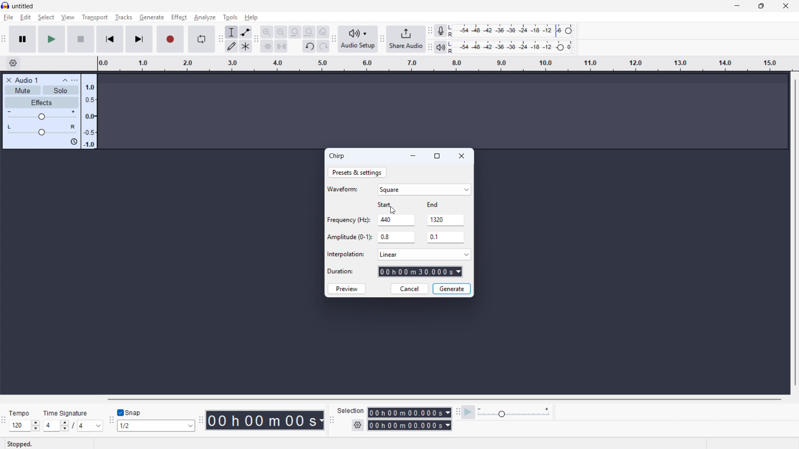  I want to click on Transport toolbar, so click(4, 39).